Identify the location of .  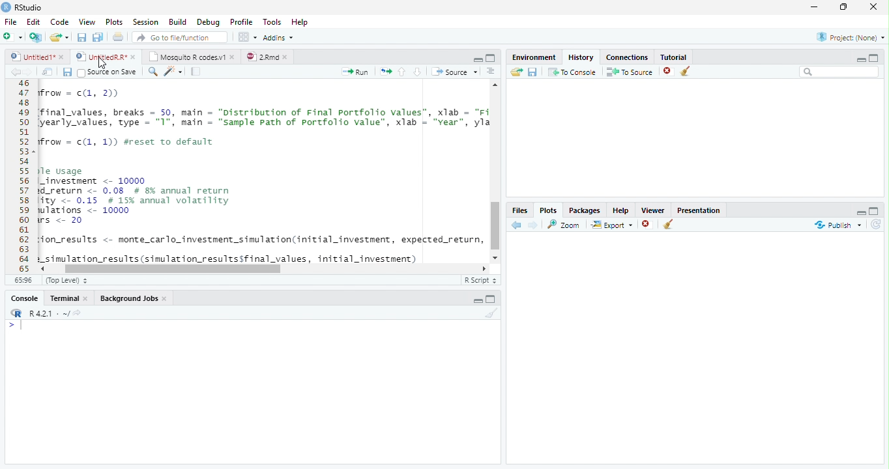
(477, 58).